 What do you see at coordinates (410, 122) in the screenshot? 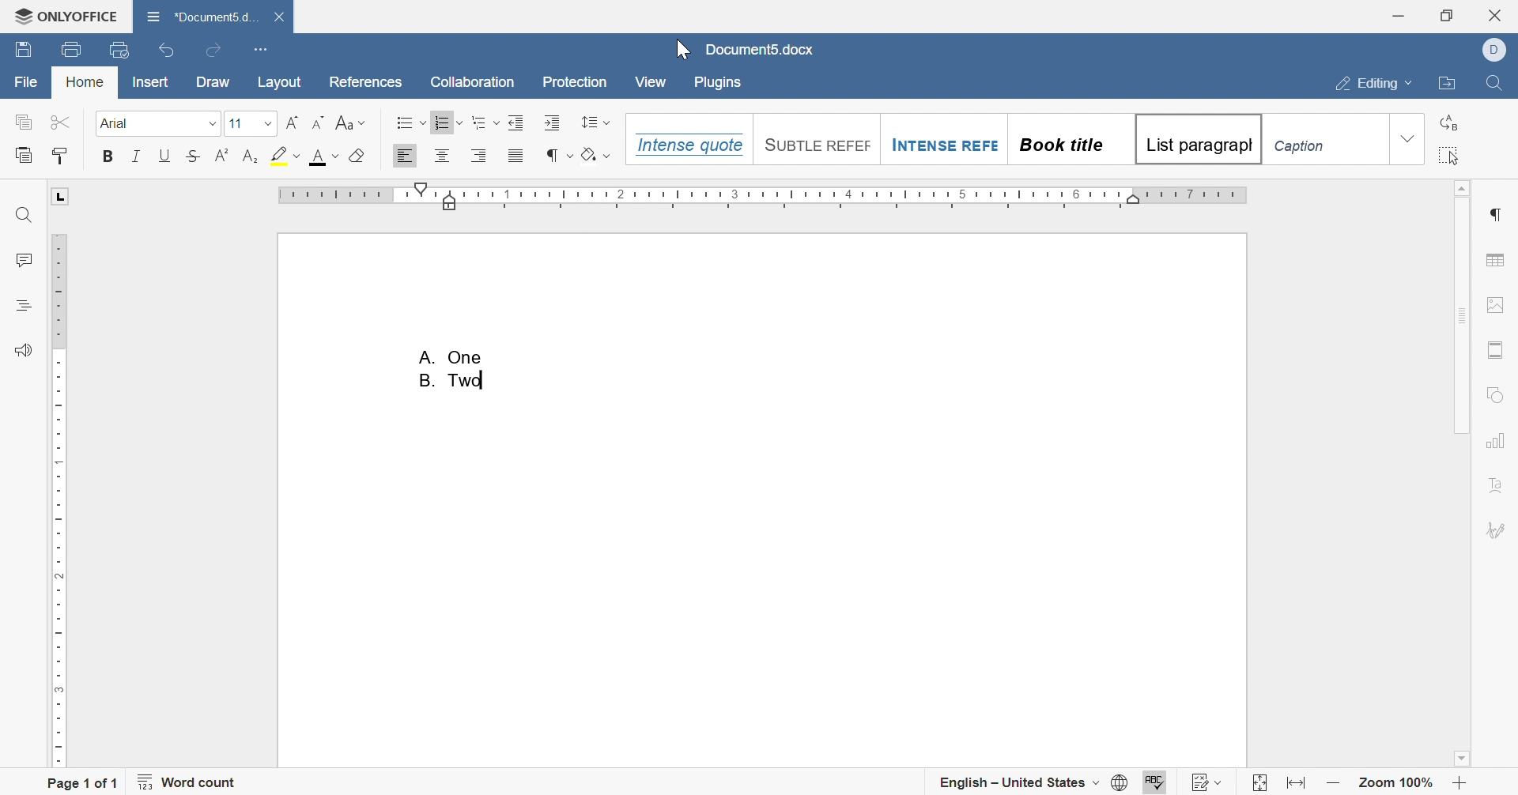
I see `bullets` at bounding box center [410, 122].